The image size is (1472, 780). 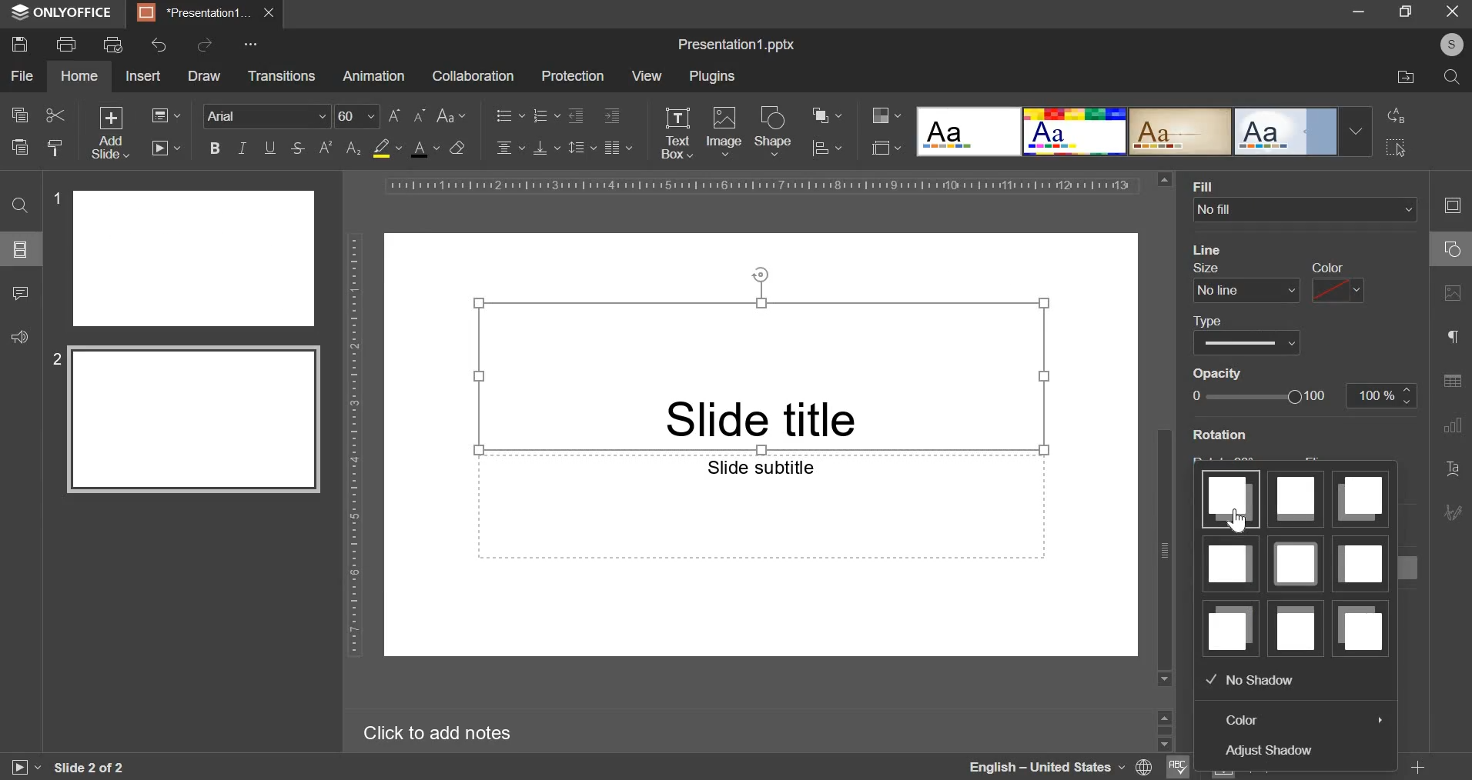 I want to click on line, so click(x=1209, y=249).